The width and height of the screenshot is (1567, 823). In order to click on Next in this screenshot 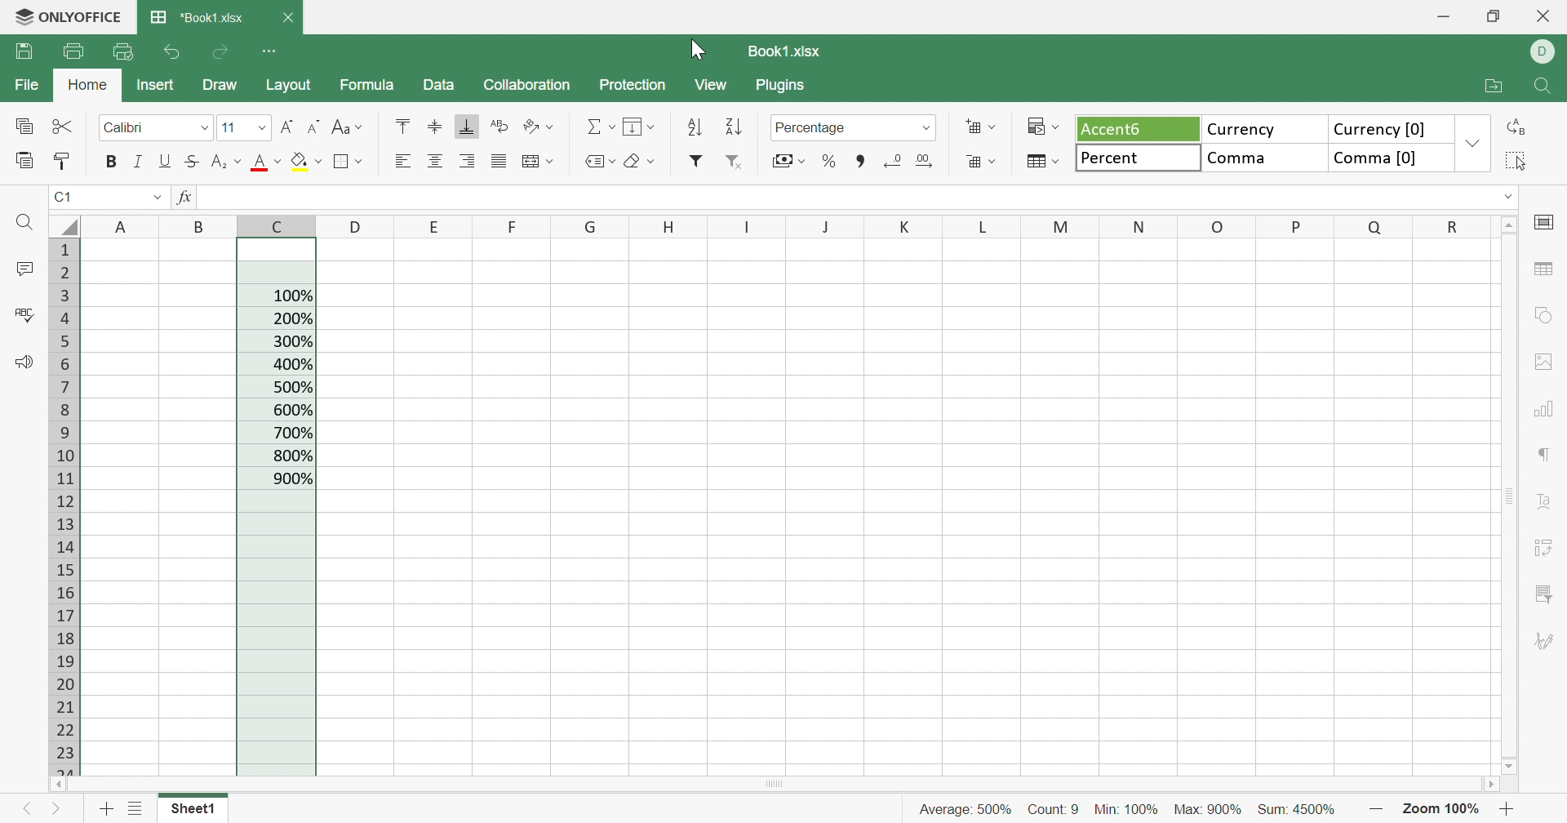, I will do `click(60, 812)`.